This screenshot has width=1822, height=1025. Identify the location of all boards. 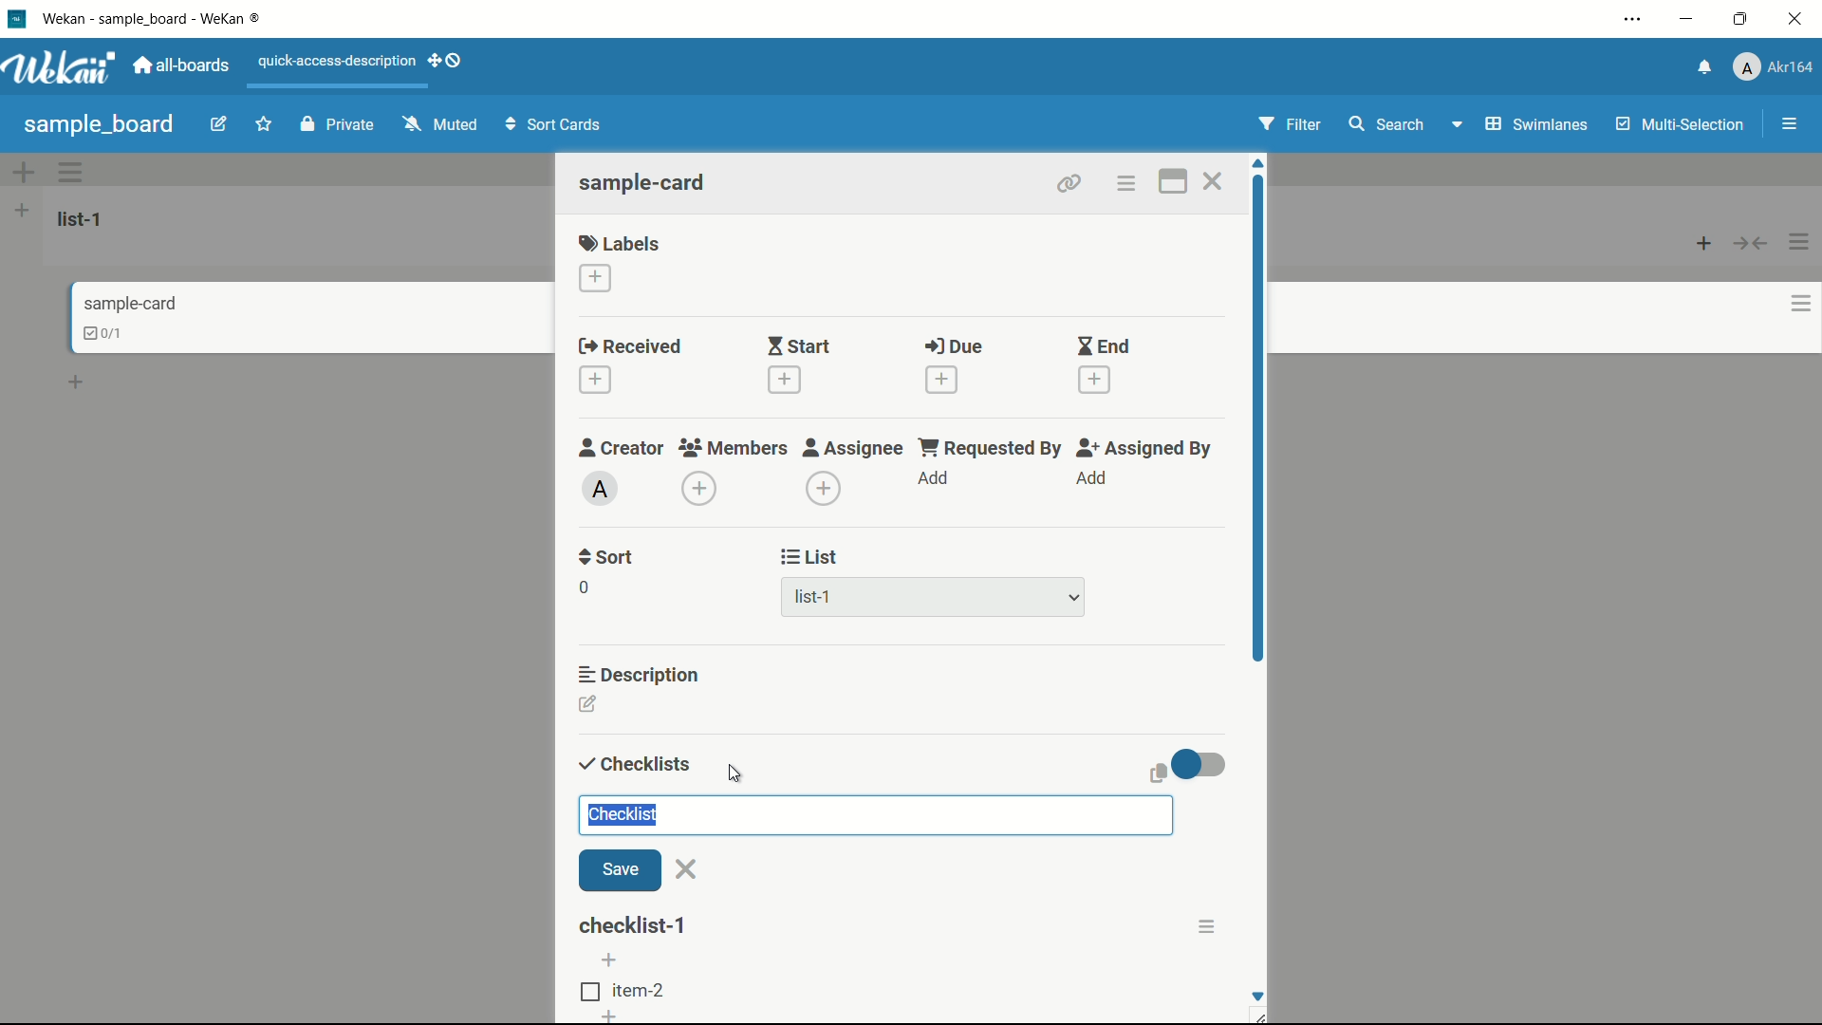
(183, 65).